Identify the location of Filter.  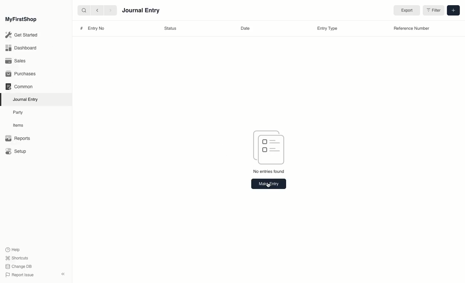
(433, 11).